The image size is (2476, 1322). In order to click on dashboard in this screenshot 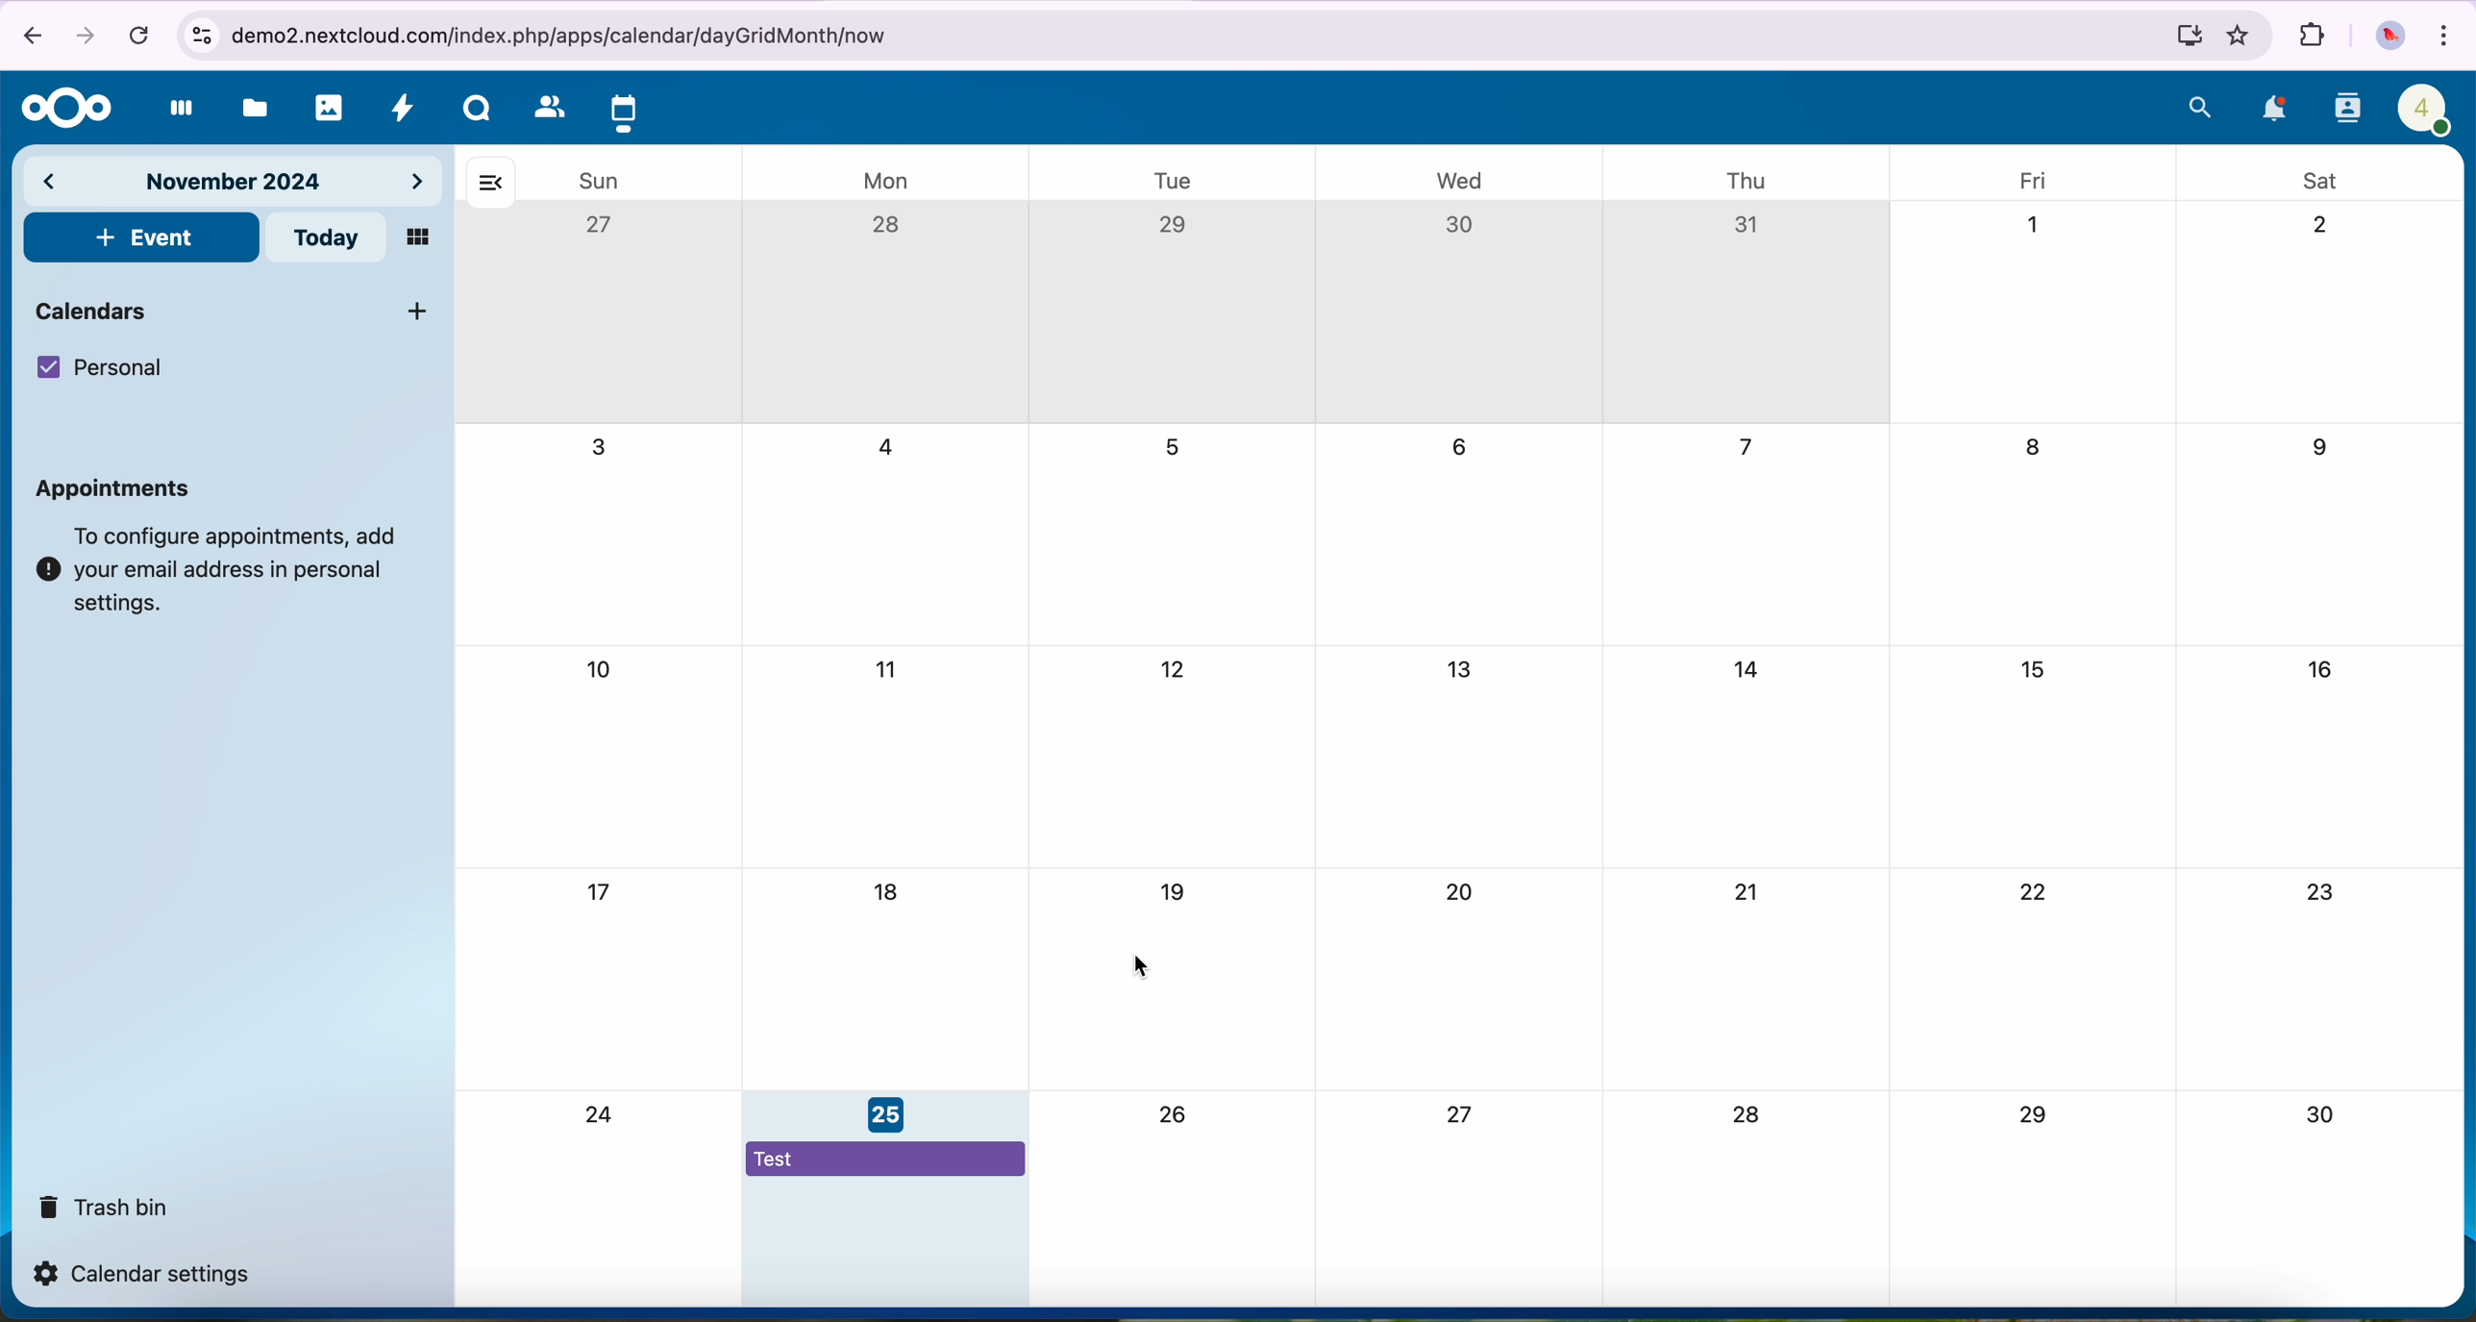, I will do `click(175, 111)`.